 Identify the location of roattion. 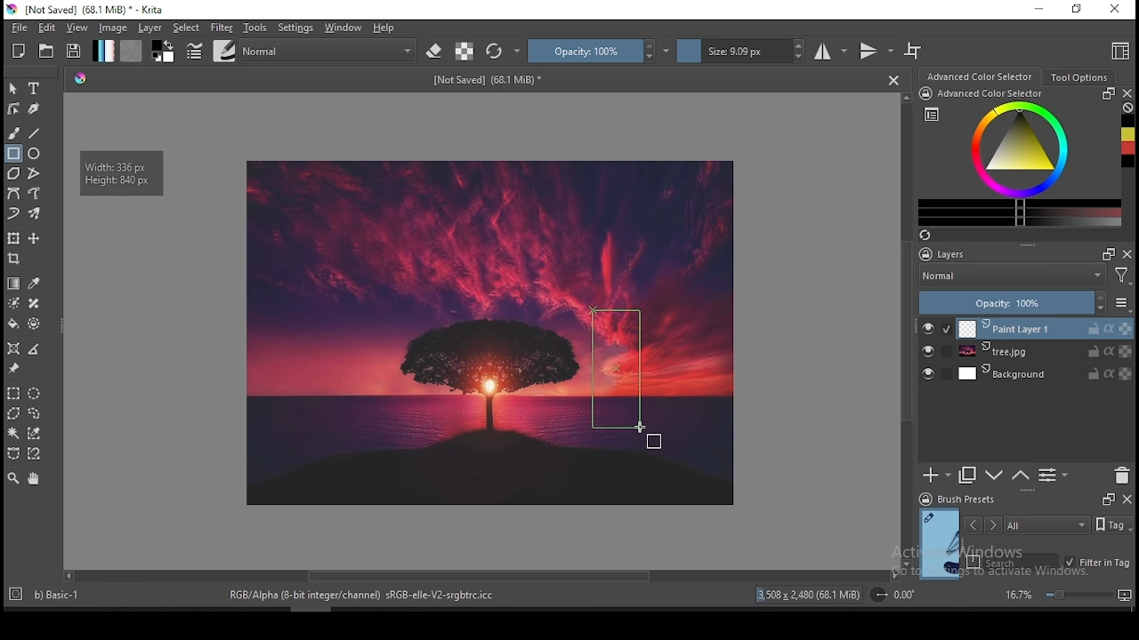
(891, 595).